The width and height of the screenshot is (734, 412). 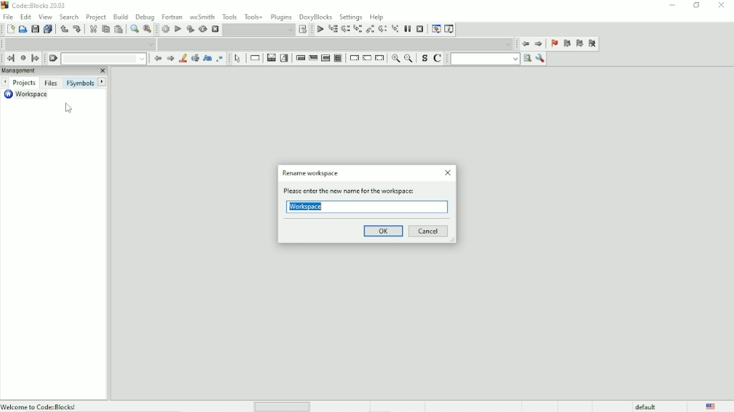 What do you see at coordinates (158, 59) in the screenshot?
I see `Prev` at bounding box center [158, 59].